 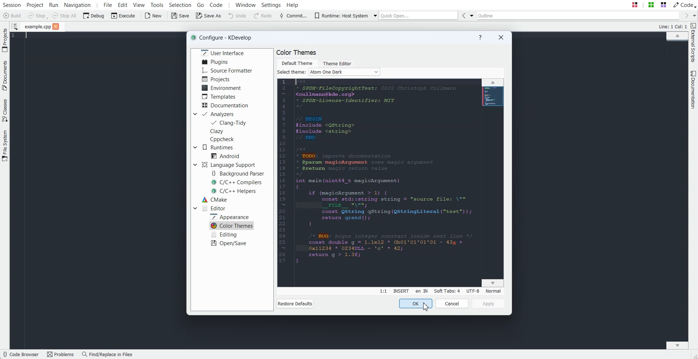 I want to click on Tools, so click(x=157, y=4).